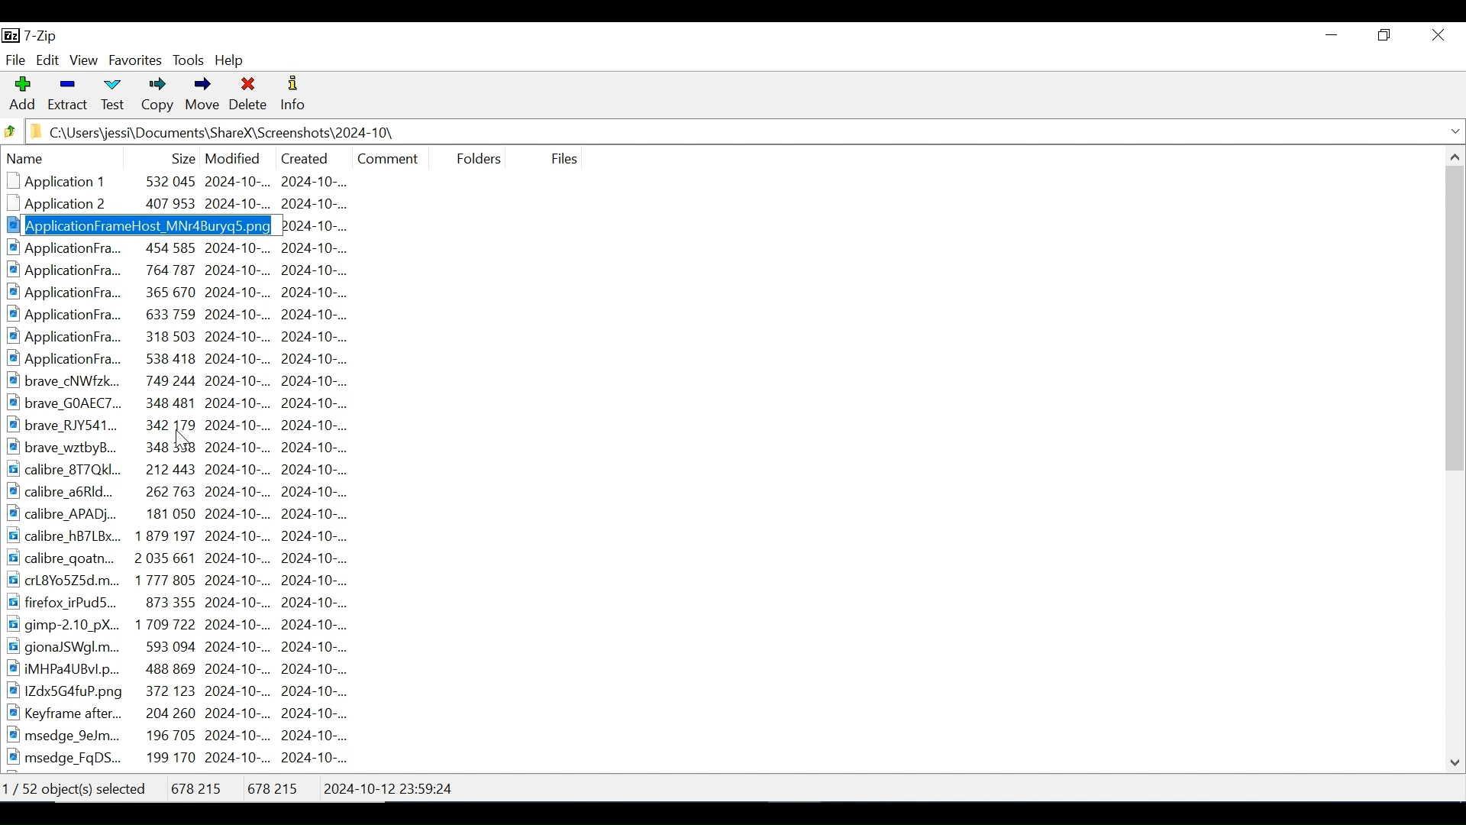  Describe the element at coordinates (294, 95) in the screenshot. I see `Information` at that location.